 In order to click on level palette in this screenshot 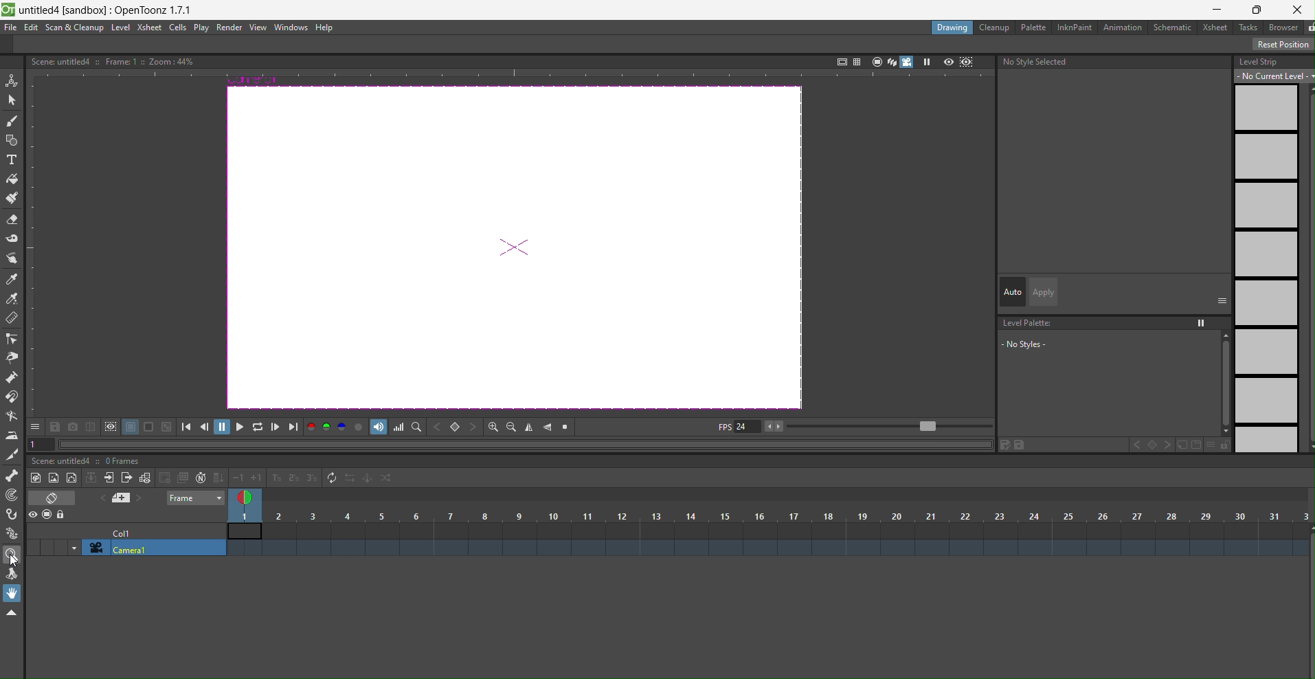, I will do `click(1113, 348)`.